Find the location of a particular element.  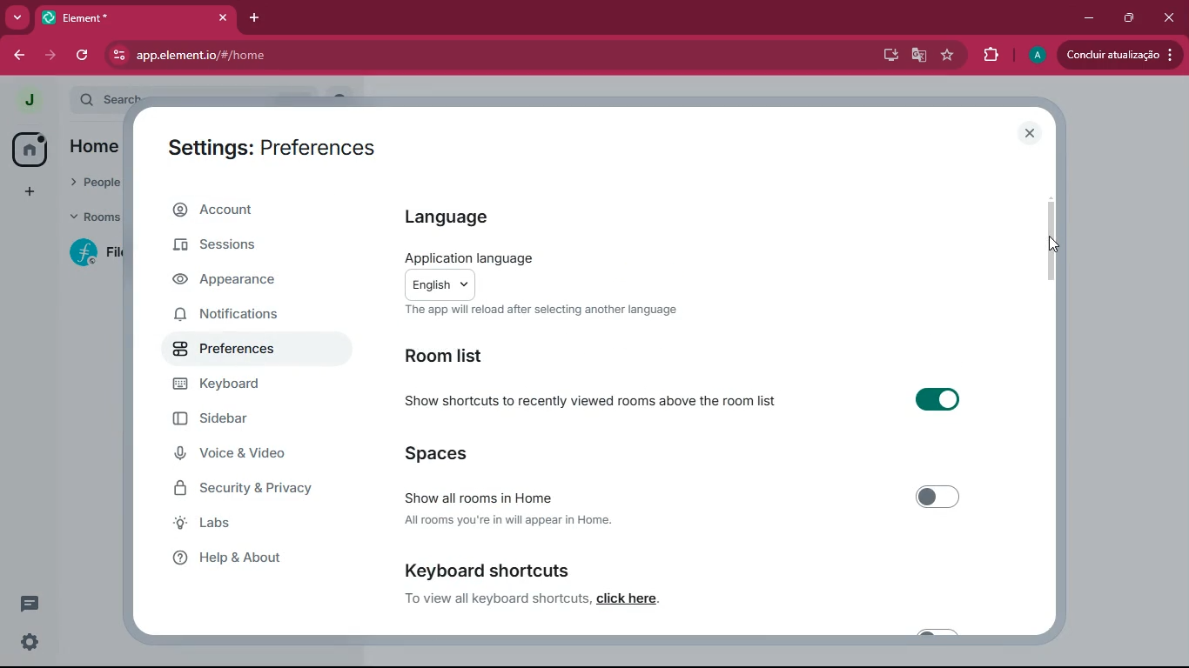

back is located at coordinates (18, 56).